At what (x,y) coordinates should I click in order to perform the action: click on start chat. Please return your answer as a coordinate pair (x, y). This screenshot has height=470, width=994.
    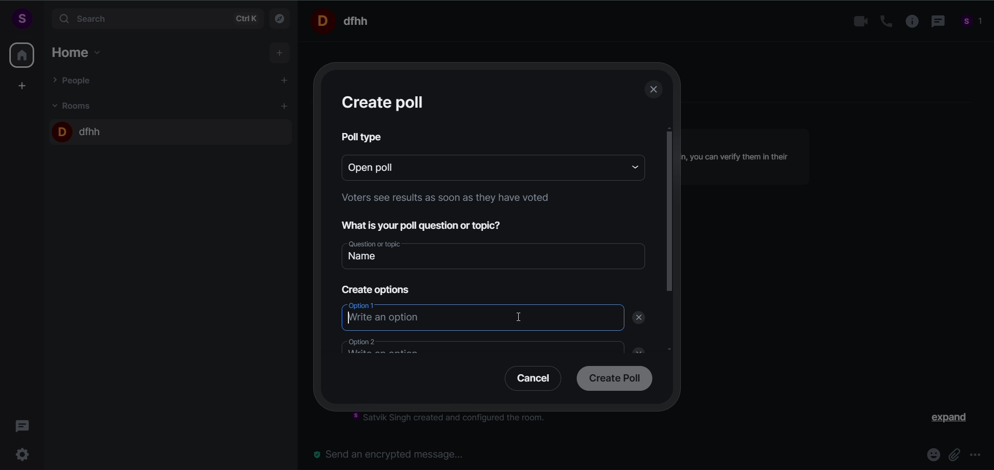
    Looking at the image, I should click on (285, 81).